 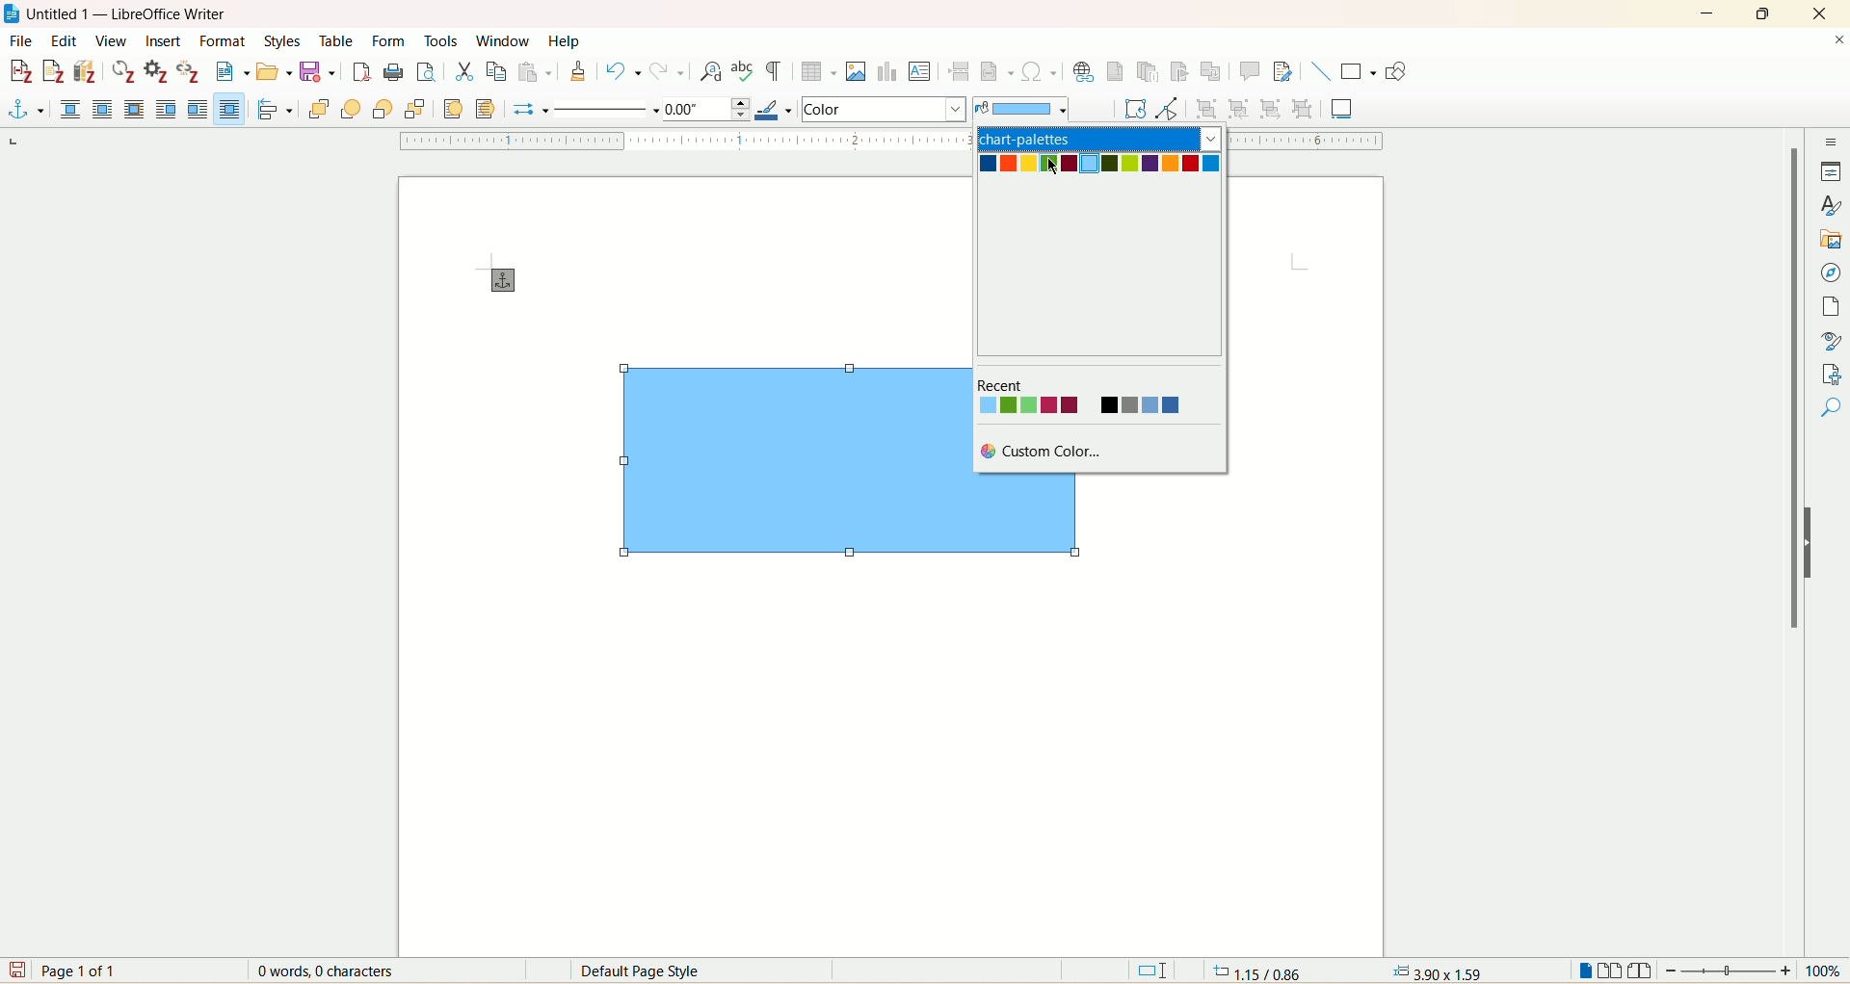 What do you see at coordinates (229, 73) in the screenshot?
I see `new` at bounding box center [229, 73].